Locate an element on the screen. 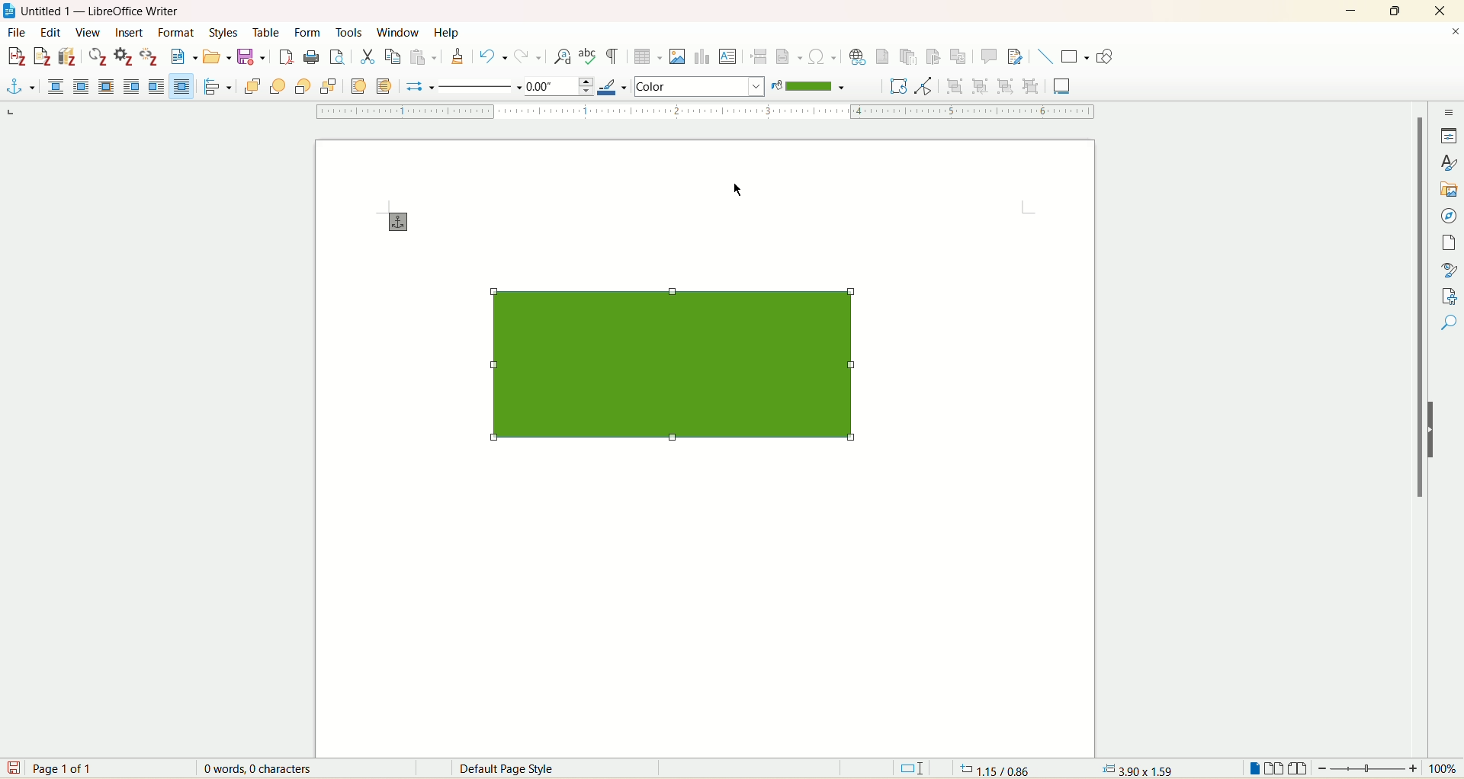 The width and height of the screenshot is (1464, 779). manage changes is located at coordinates (1452, 297).